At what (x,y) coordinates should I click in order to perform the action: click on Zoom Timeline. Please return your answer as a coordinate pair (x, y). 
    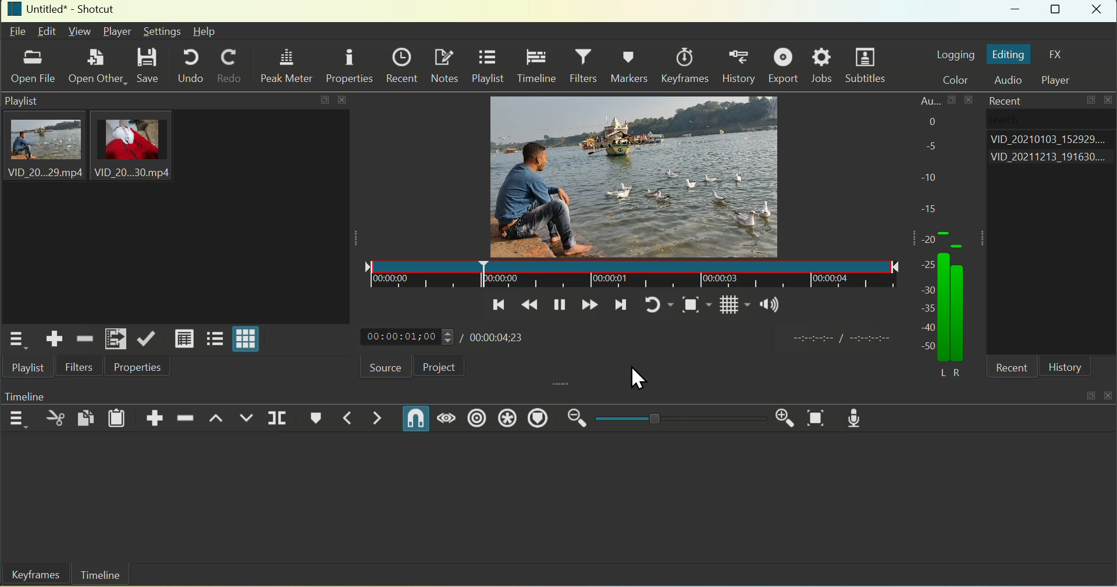
    Looking at the image, I should click on (817, 418).